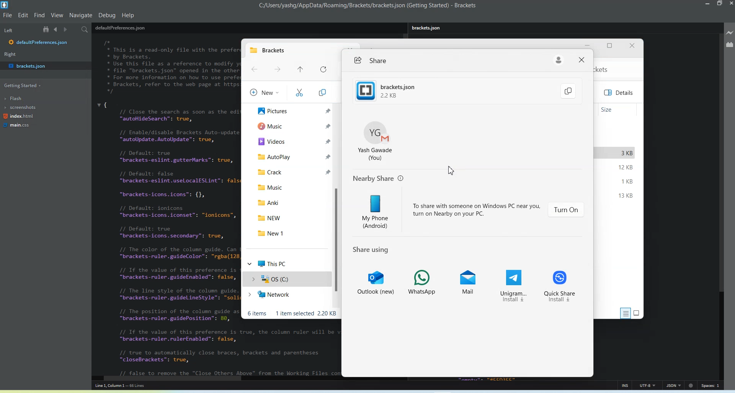 The width and height of the screenshot is (735, 393). Describe the element at coordinates (709, 4) in the screenshot. I see `Minimize` at that location.